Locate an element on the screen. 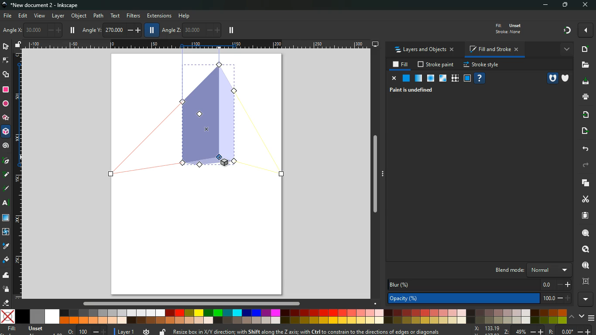  stroke paint is located at coordinates (436, 65).